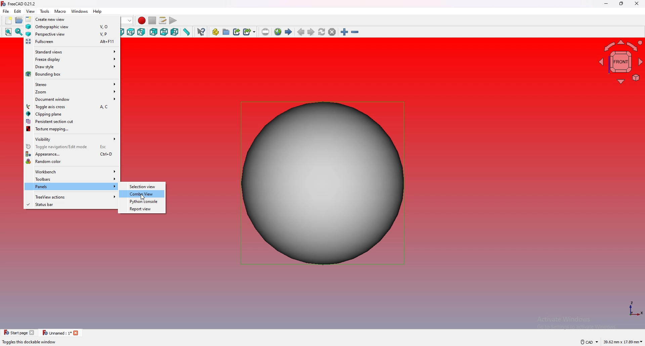  Describe the element at coordinates (311, 32) in the screenshot. I see `next page` at that location.